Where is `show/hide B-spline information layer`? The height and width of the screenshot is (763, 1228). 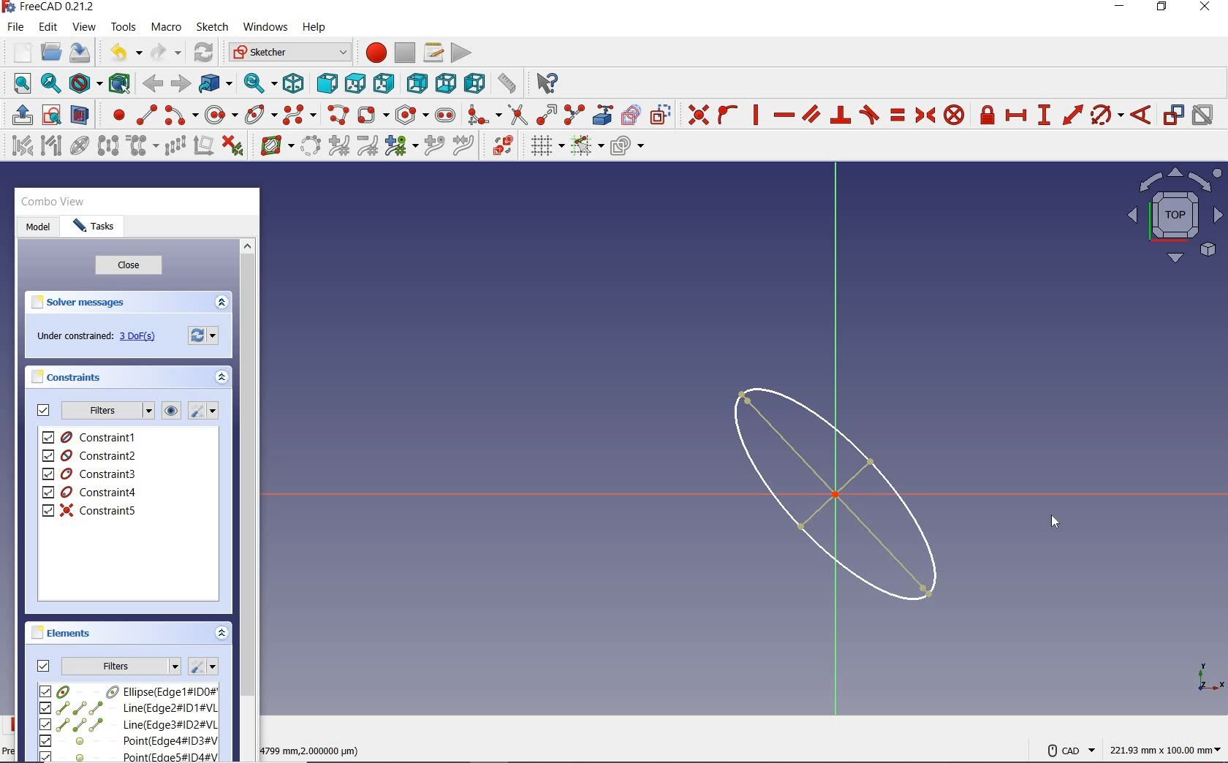
show/hide B-spline information layer is located at coordinates (273, 145).